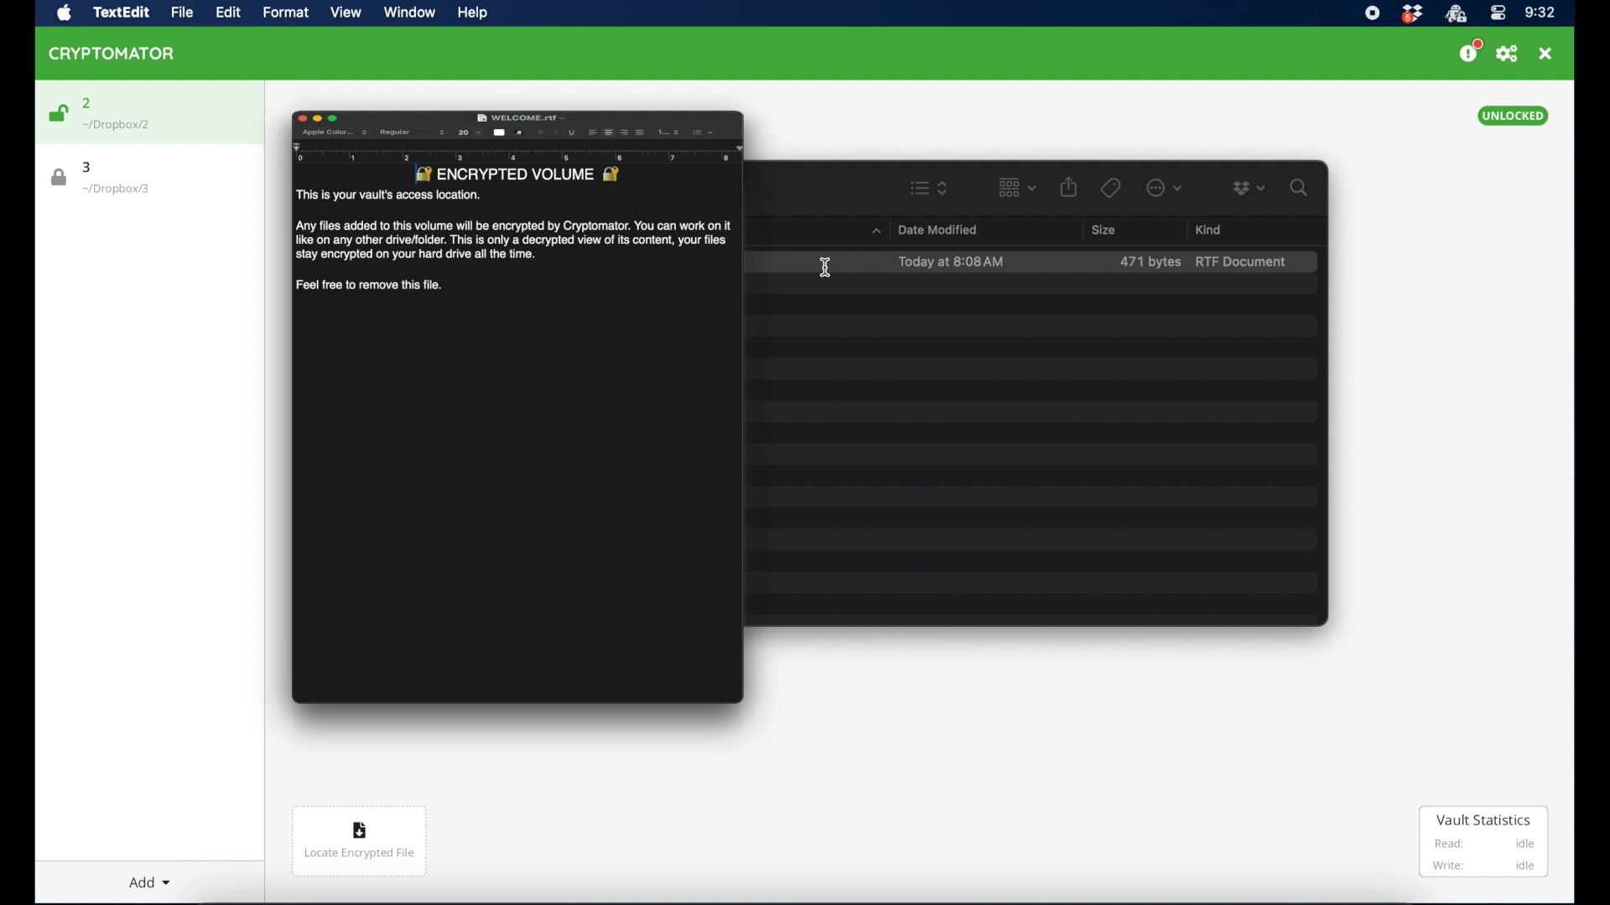 The height and width of the screenshot is (905, 1610). What do you see at coordinates (952, 262) in the screenshot?
I see `date` at bounding box center [952, 262].